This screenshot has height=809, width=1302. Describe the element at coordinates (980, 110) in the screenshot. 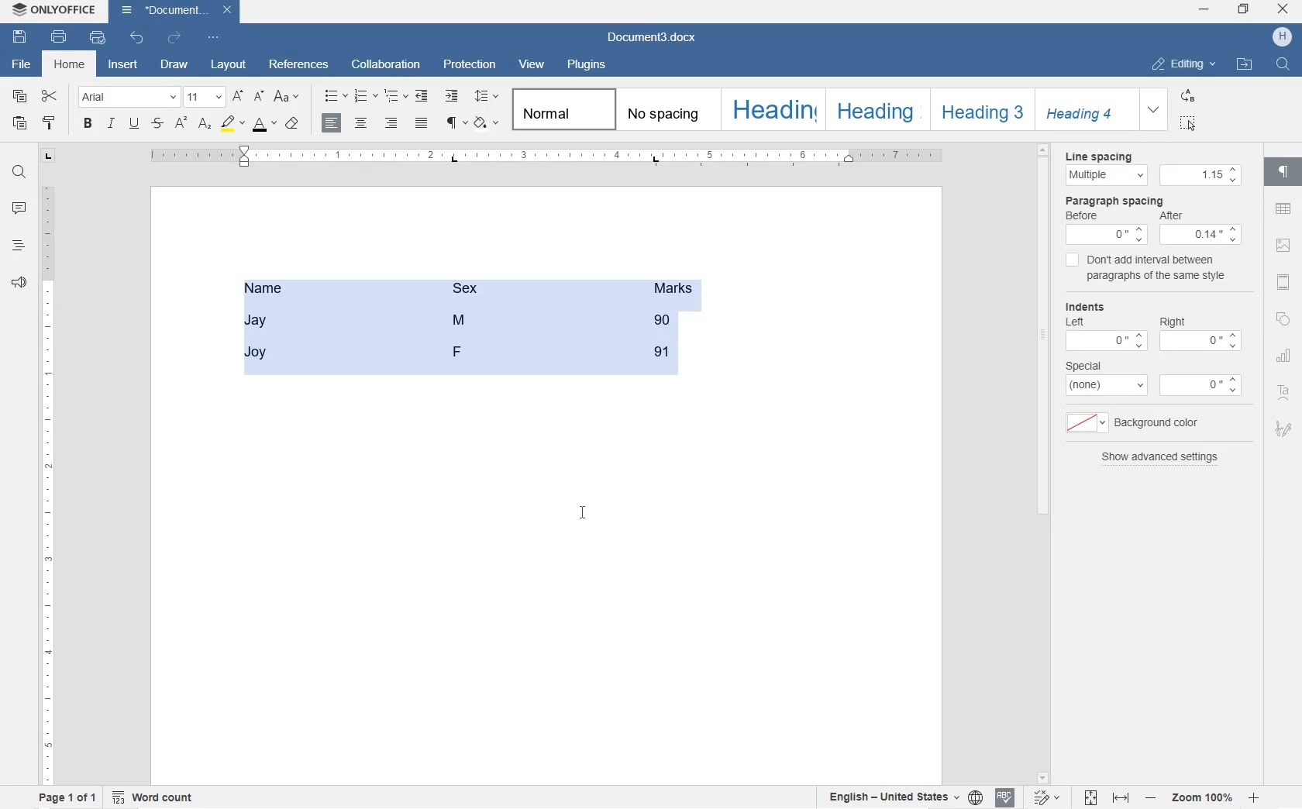

I see `HEADING 3` at that location.